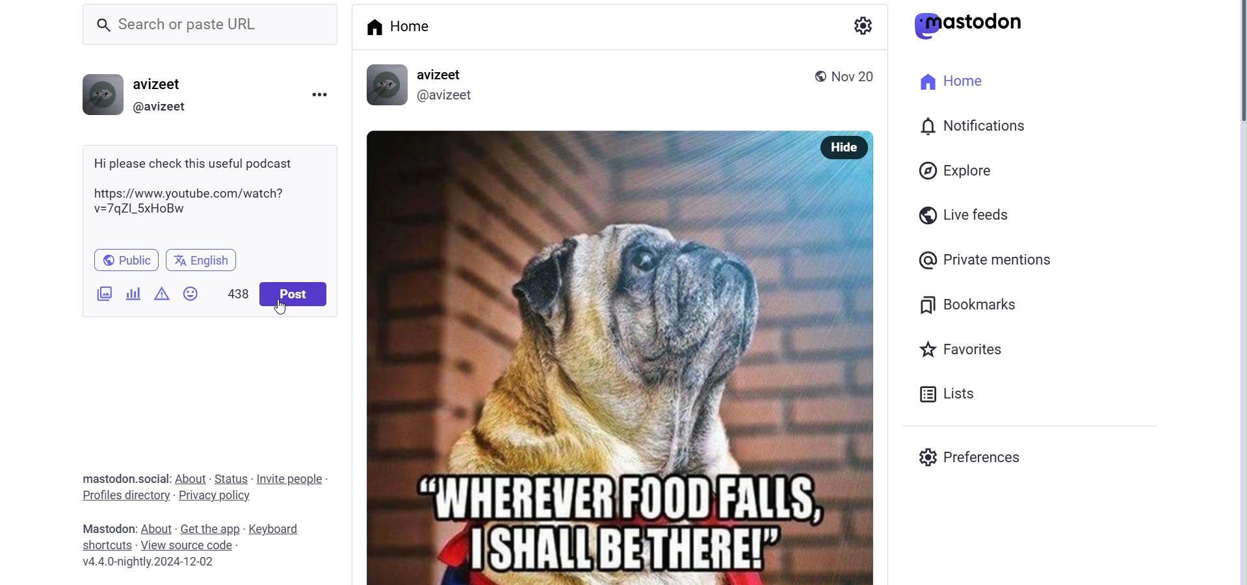 The image size is (1247, 585). I want to click on favorites, so click(965, 349).